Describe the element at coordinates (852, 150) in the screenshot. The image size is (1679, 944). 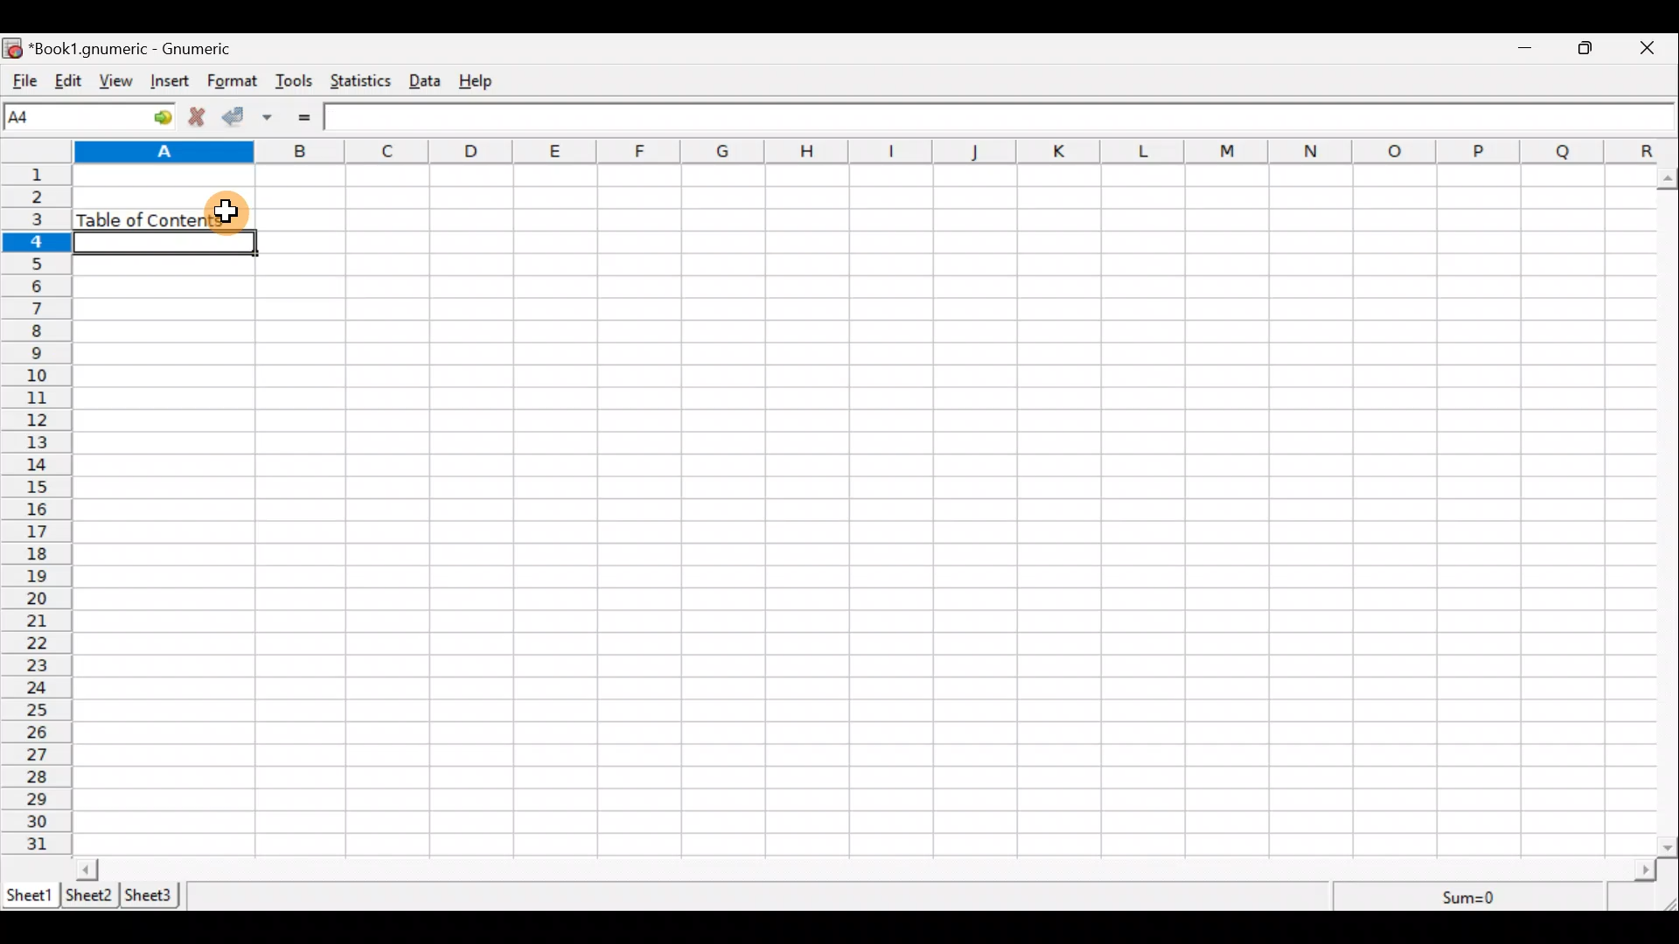
I see `Alphabets row` at that location.